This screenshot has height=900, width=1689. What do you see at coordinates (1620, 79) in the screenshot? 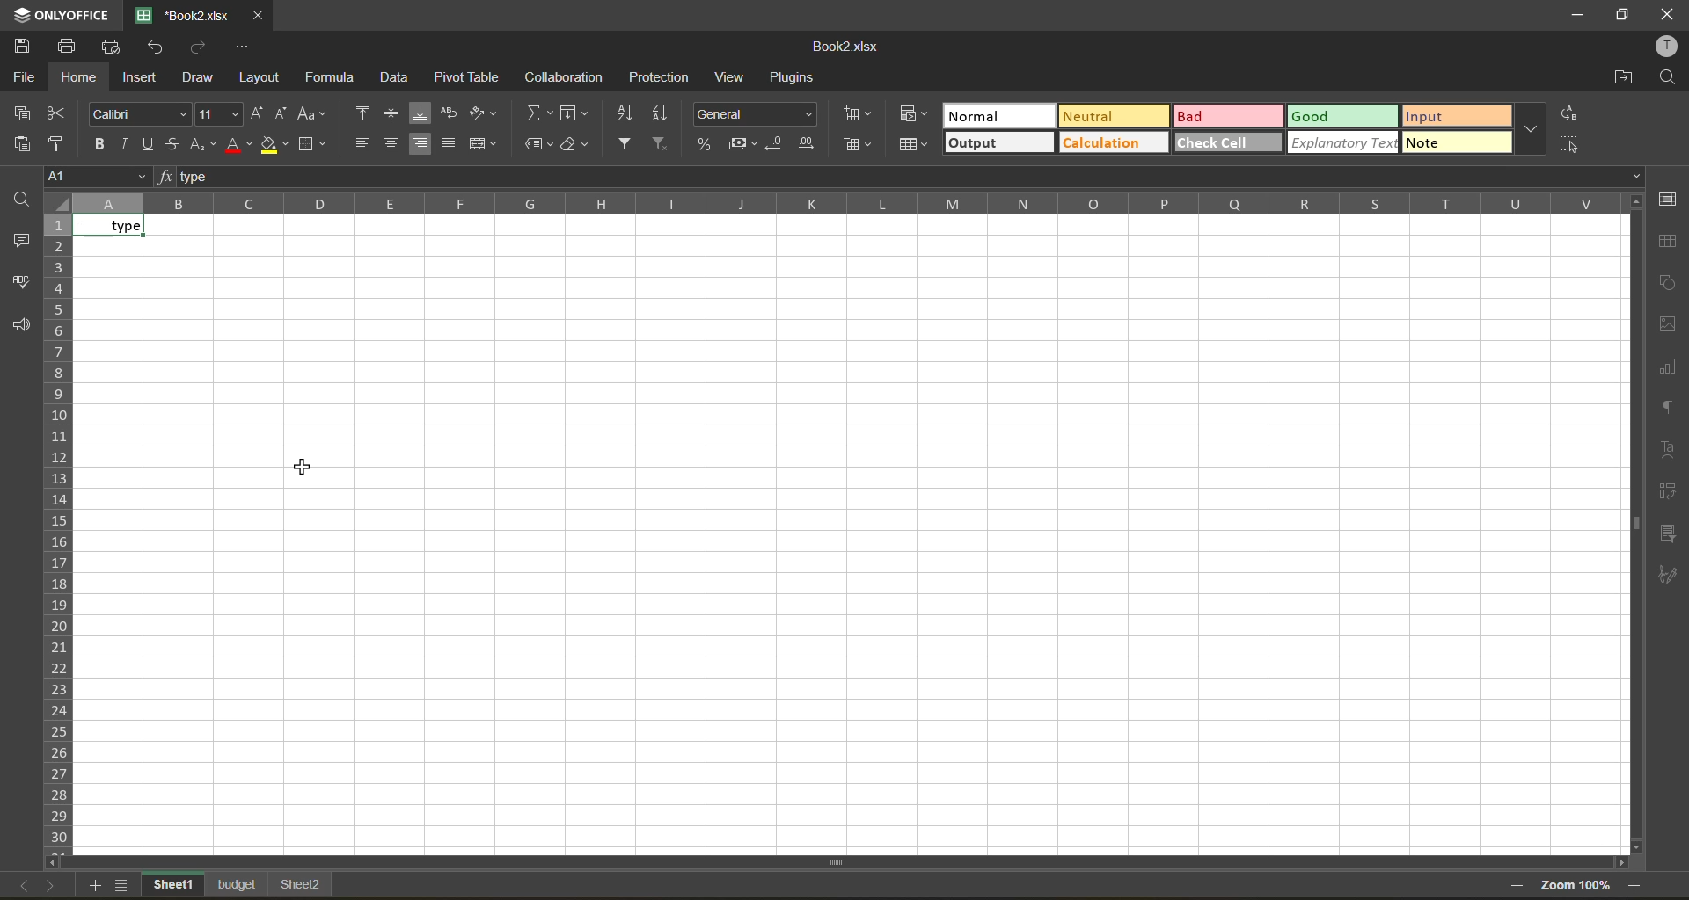
I see `open location` at bounding box center [1620, 79].